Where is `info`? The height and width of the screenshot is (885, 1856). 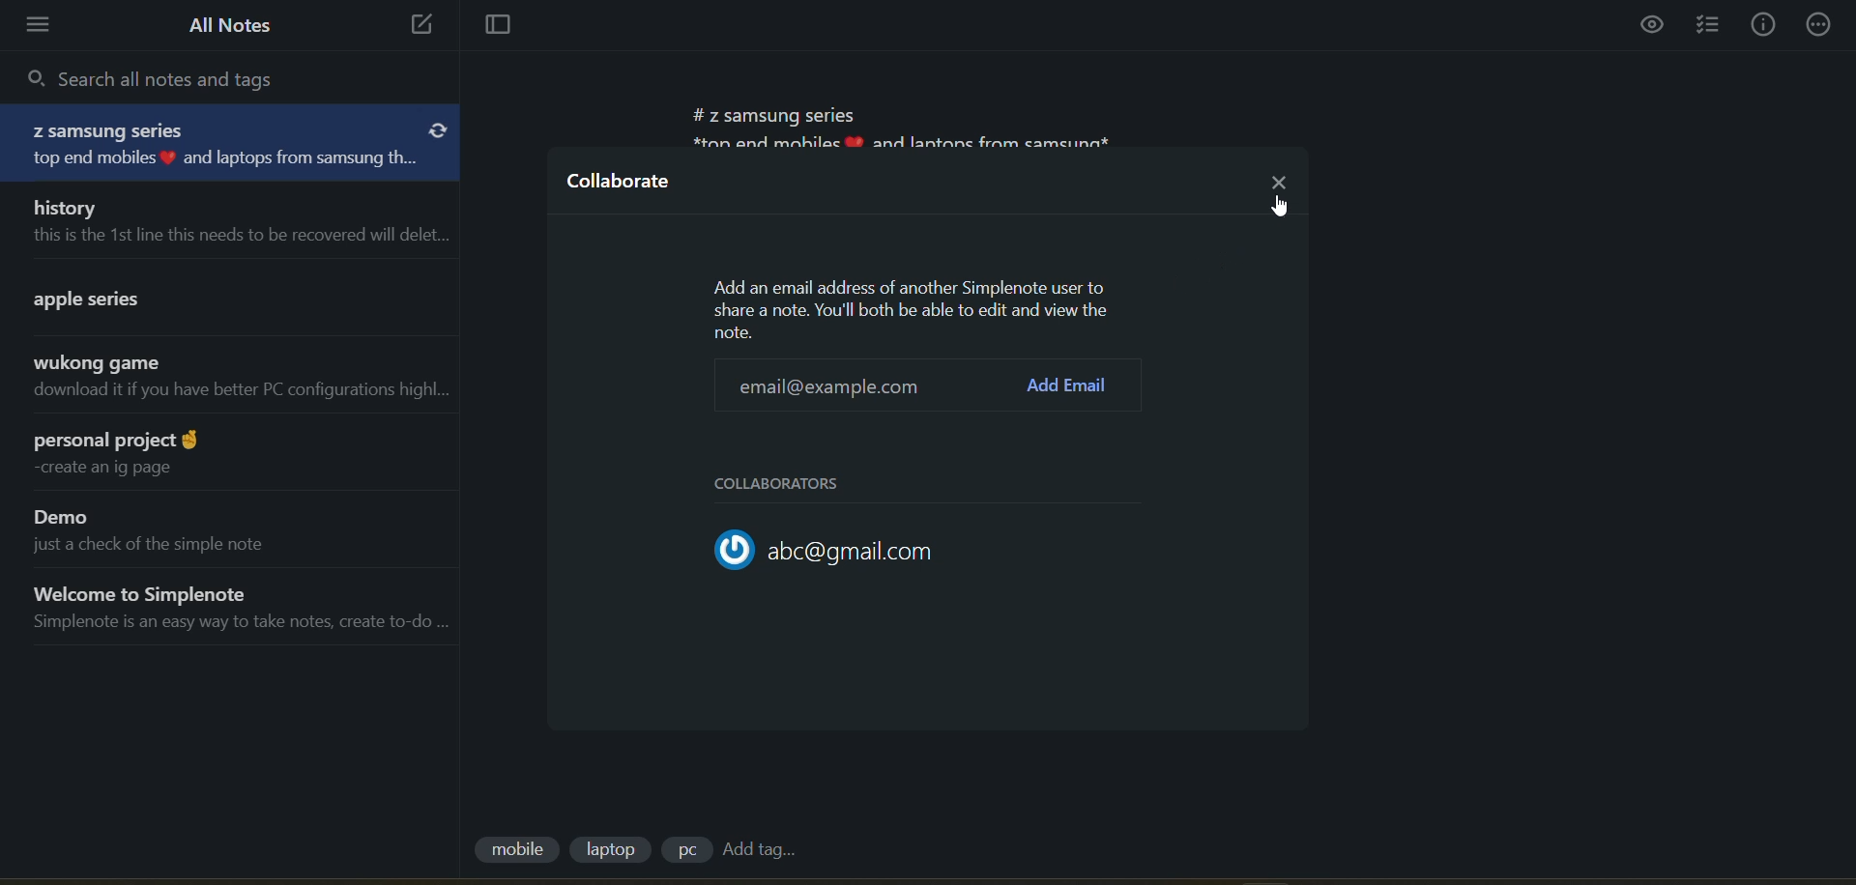
info is located at coordinates (1763, 25).